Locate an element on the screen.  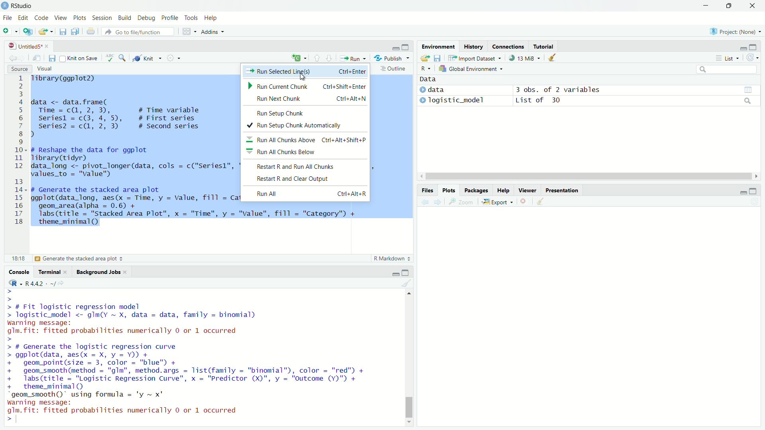
Run  is located at coordinates (354, 57).